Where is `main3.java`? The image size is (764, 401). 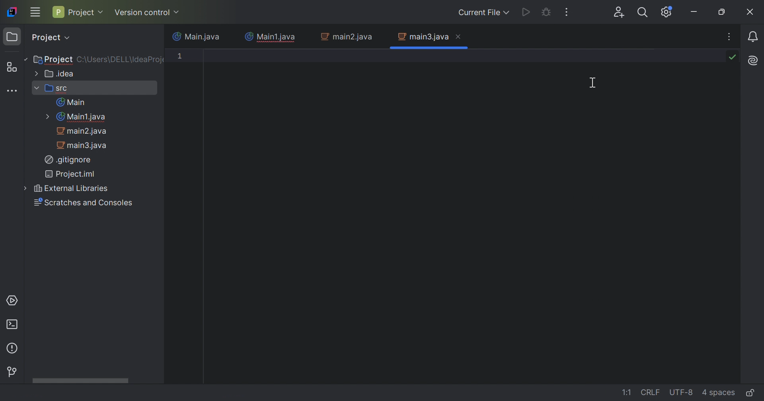
main3.java is located at coordinates (422, 37).